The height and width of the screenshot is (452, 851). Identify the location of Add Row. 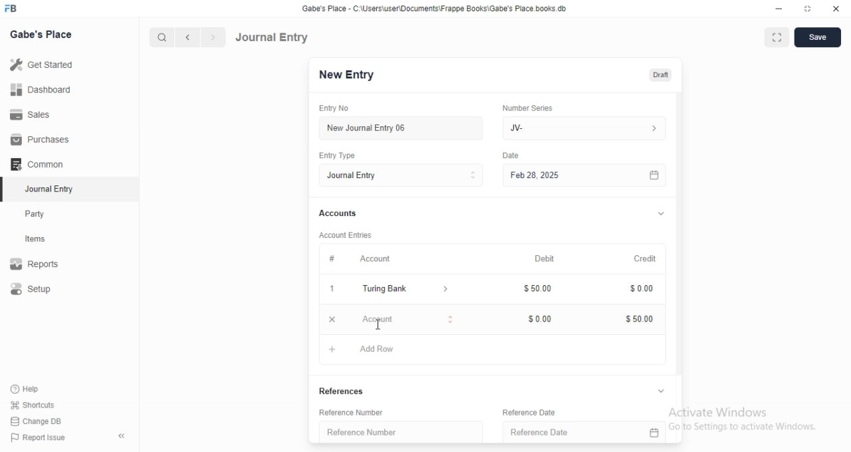
(361, 349).